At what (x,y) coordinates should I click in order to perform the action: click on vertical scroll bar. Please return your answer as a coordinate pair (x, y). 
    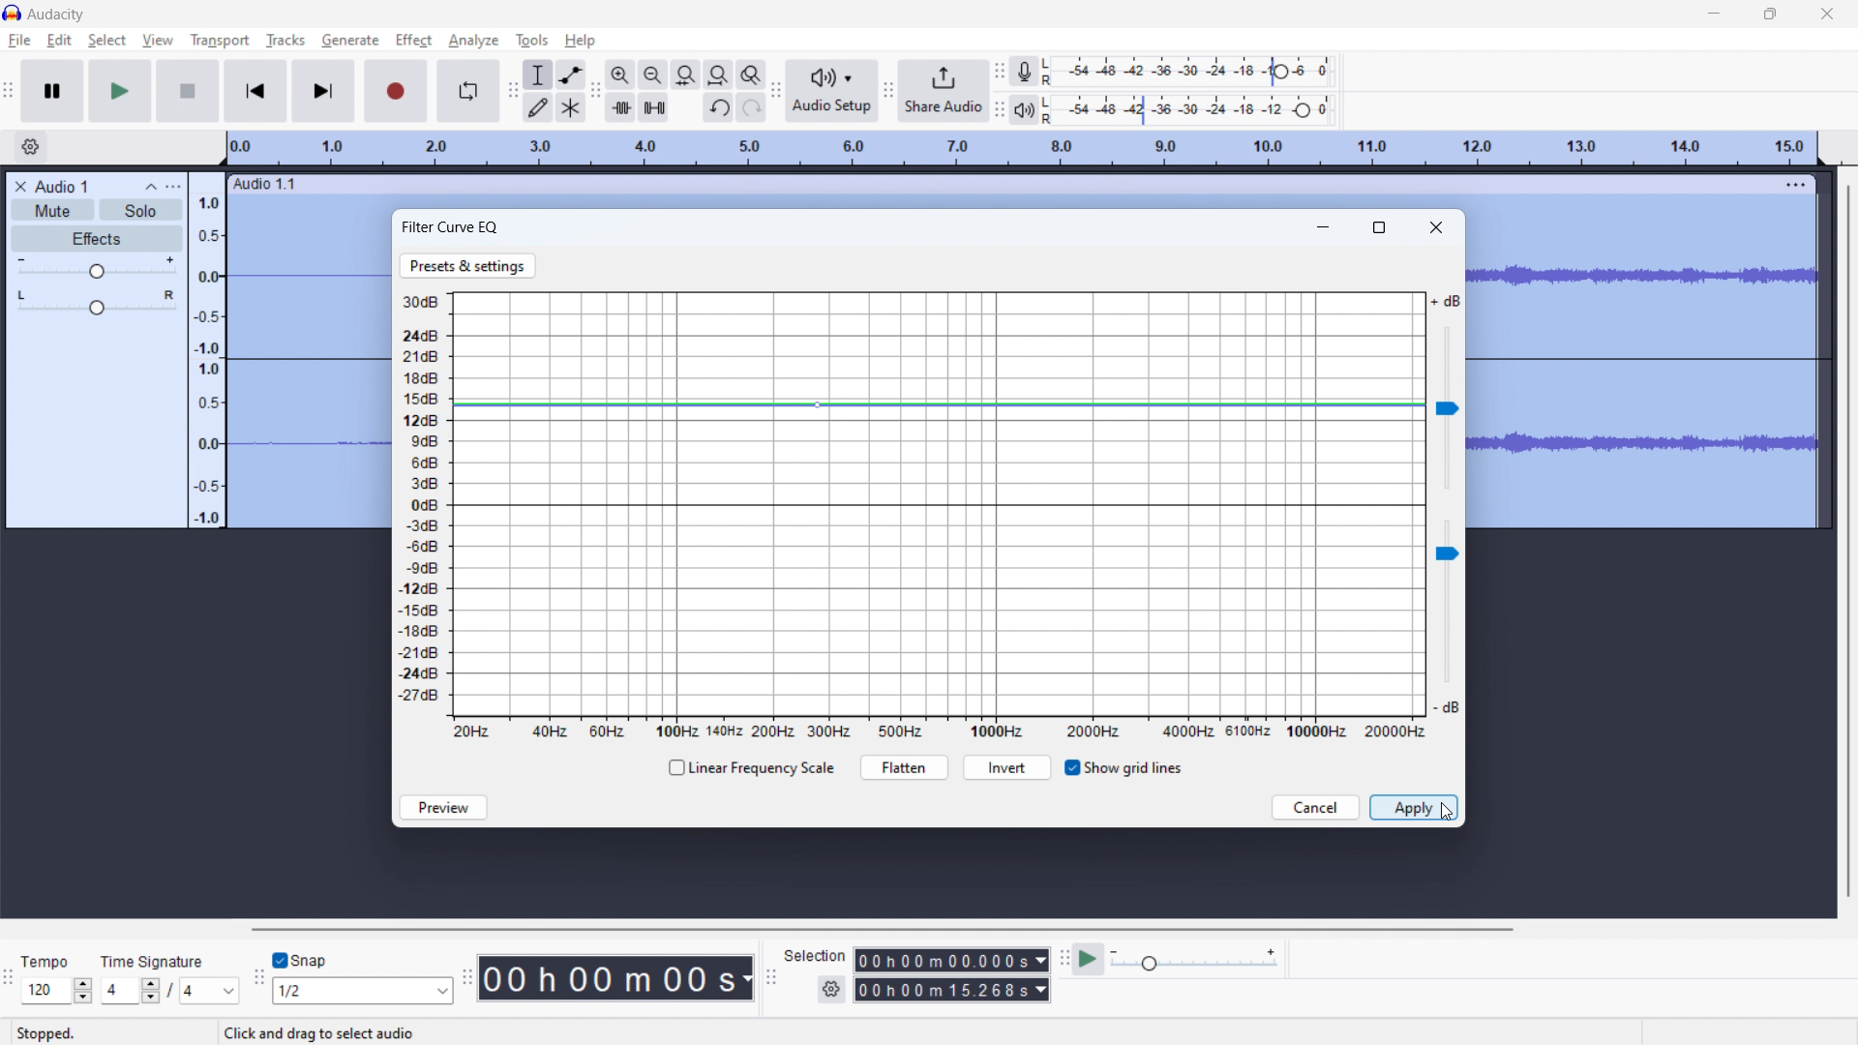
    Looking at the image, I should click on (1845, 543).